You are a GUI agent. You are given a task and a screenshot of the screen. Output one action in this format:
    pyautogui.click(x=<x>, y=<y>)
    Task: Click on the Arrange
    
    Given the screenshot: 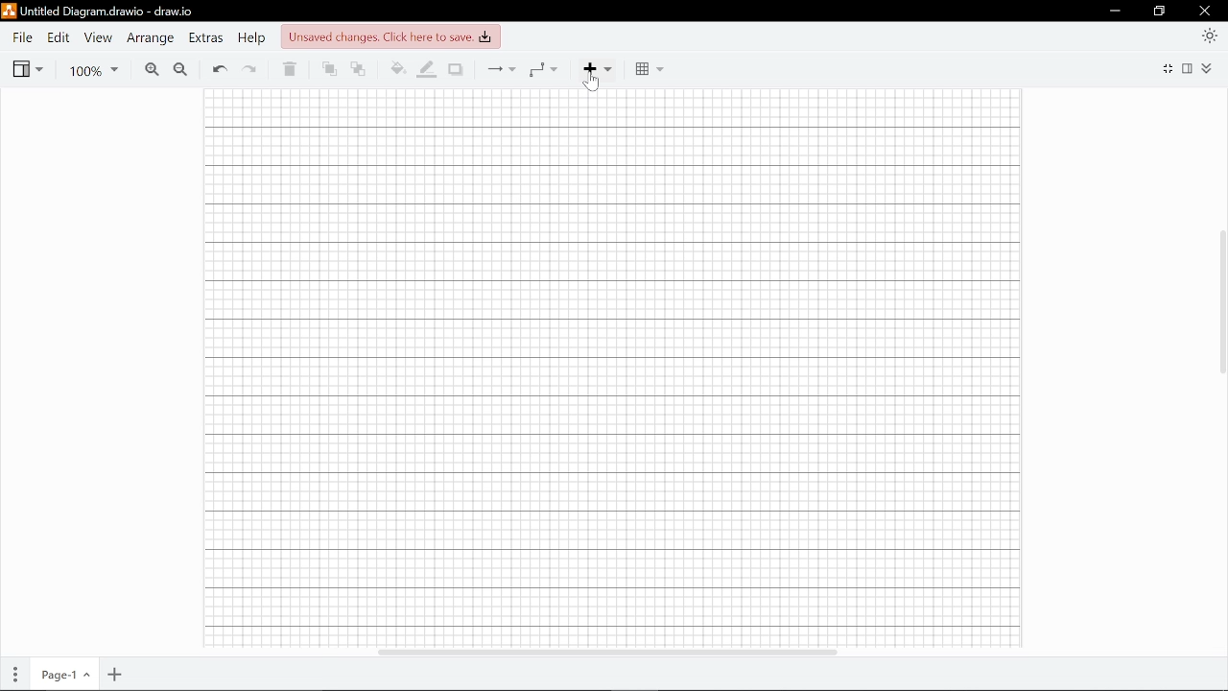 What is the action you would take?
    pyautogui.click(x=148, y=39)
    